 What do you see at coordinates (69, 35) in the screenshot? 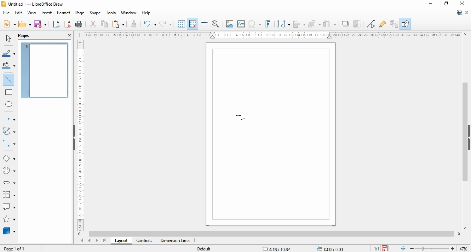
I see `close pane` at bounding box center [69, 35].